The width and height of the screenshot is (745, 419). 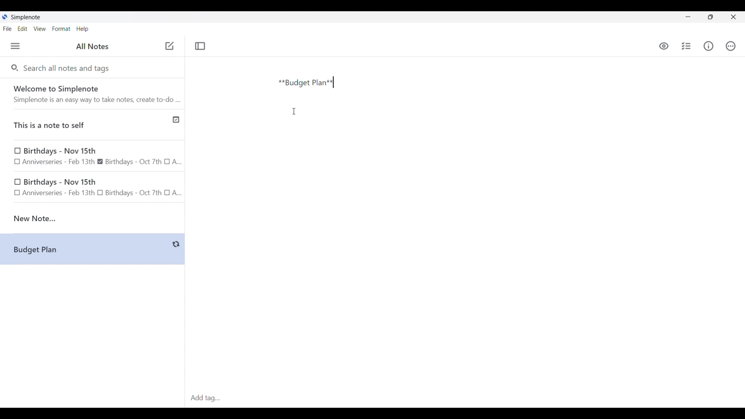 What do you see at coordinates (93, 125) in the screenshot?
I see `Published note indicated by check icon` at bounding box center [93, 125].